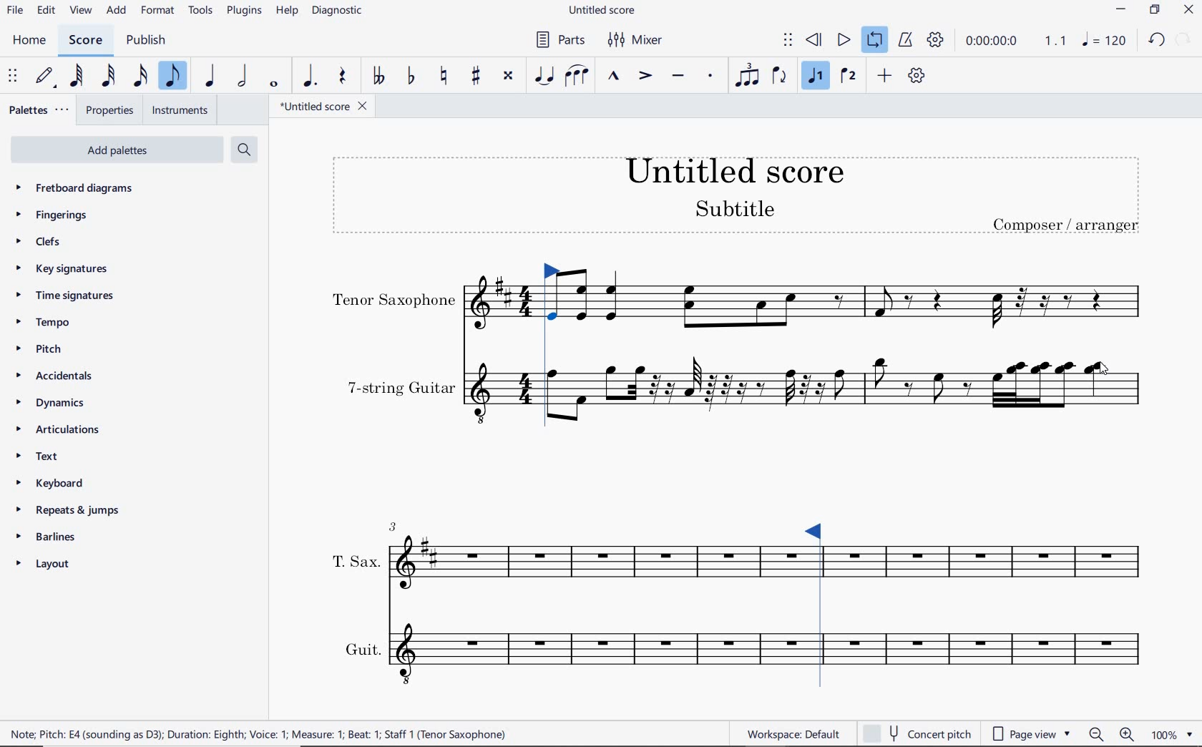  What do you see at coordinates (576, 77) in the screenshot?
I see `SLUR` at bounding box center [576, 77].